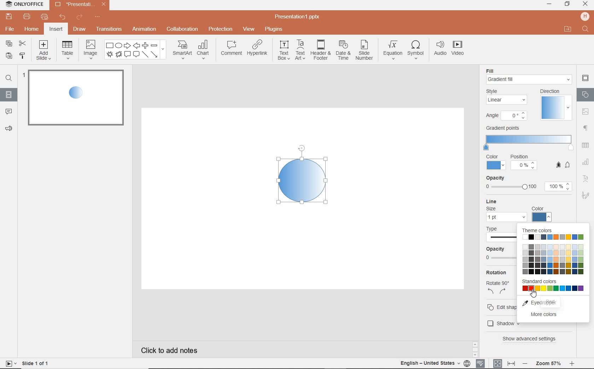  I want to click on SHADOW, so click(499, 323).